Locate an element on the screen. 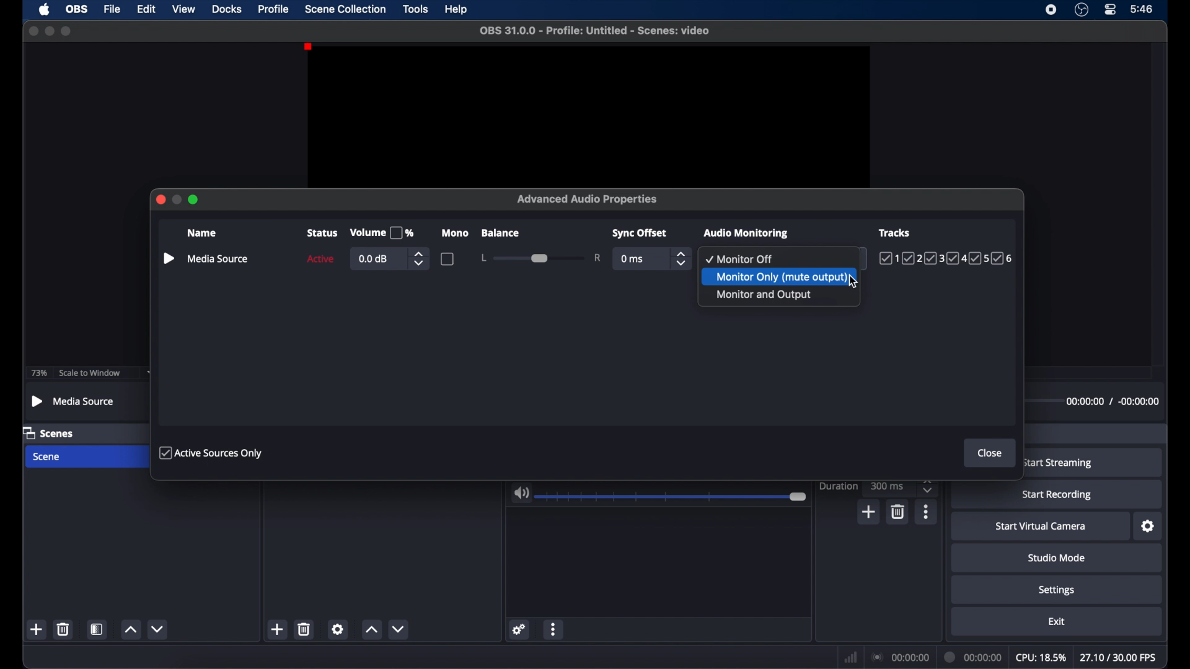 The image size is (1190, 669). duration is located at coordinates (837, 486).